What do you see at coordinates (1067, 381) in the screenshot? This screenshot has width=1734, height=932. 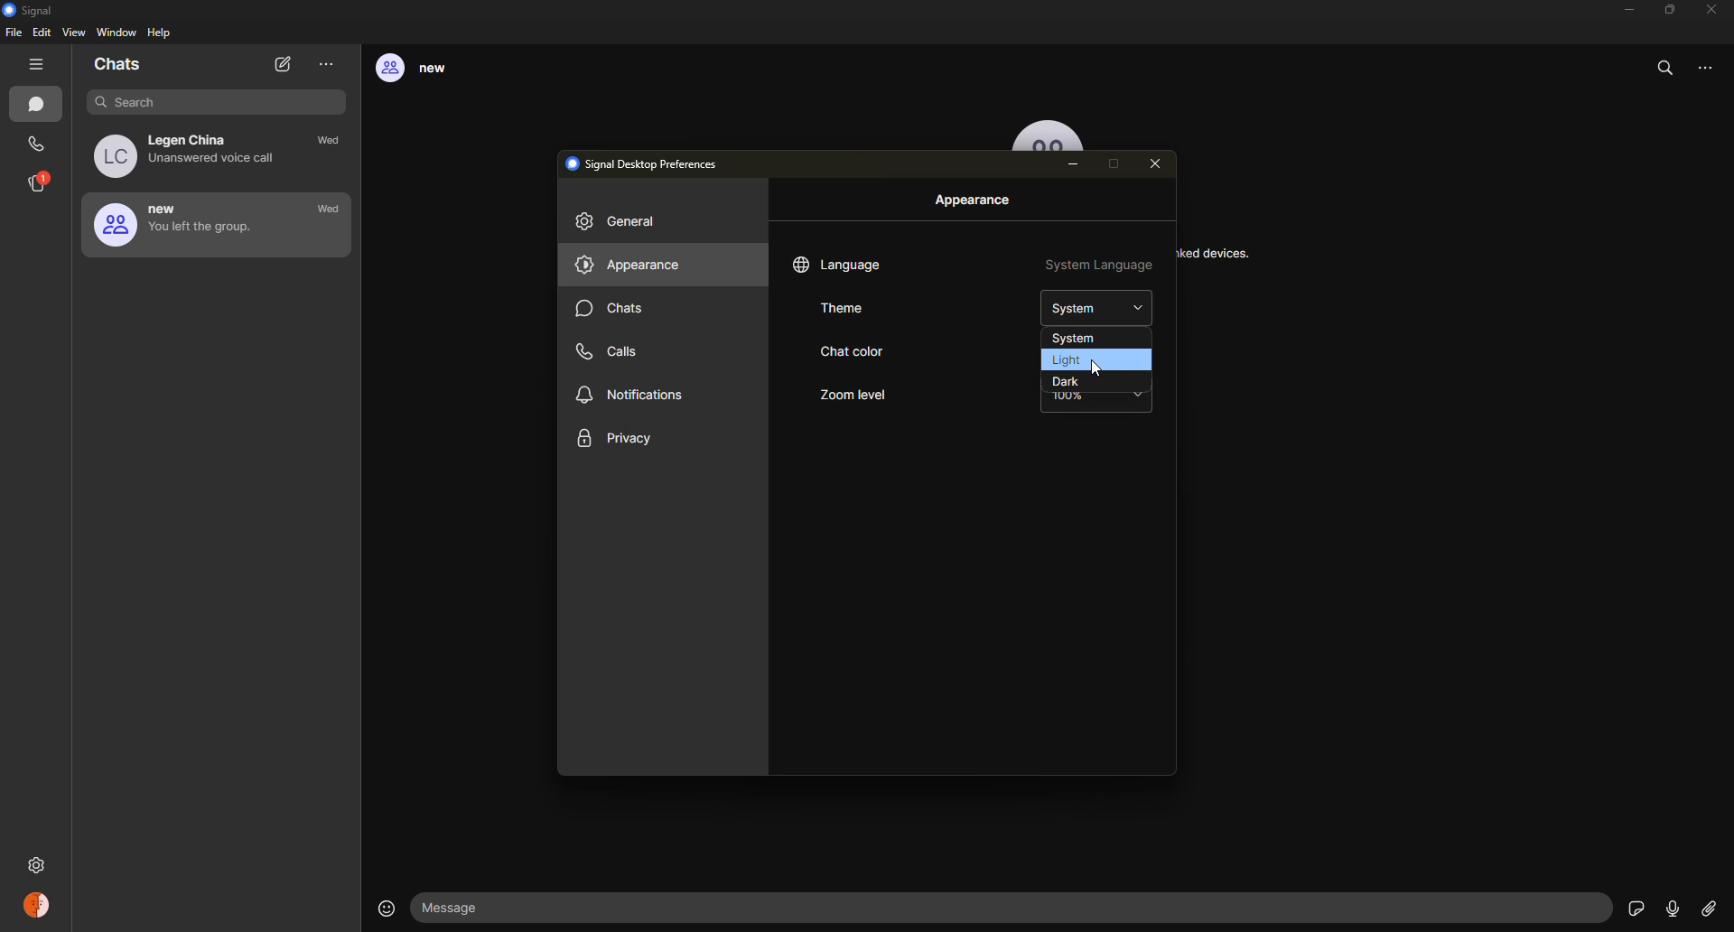 I see `dark` at bounding box center [1067, 381].